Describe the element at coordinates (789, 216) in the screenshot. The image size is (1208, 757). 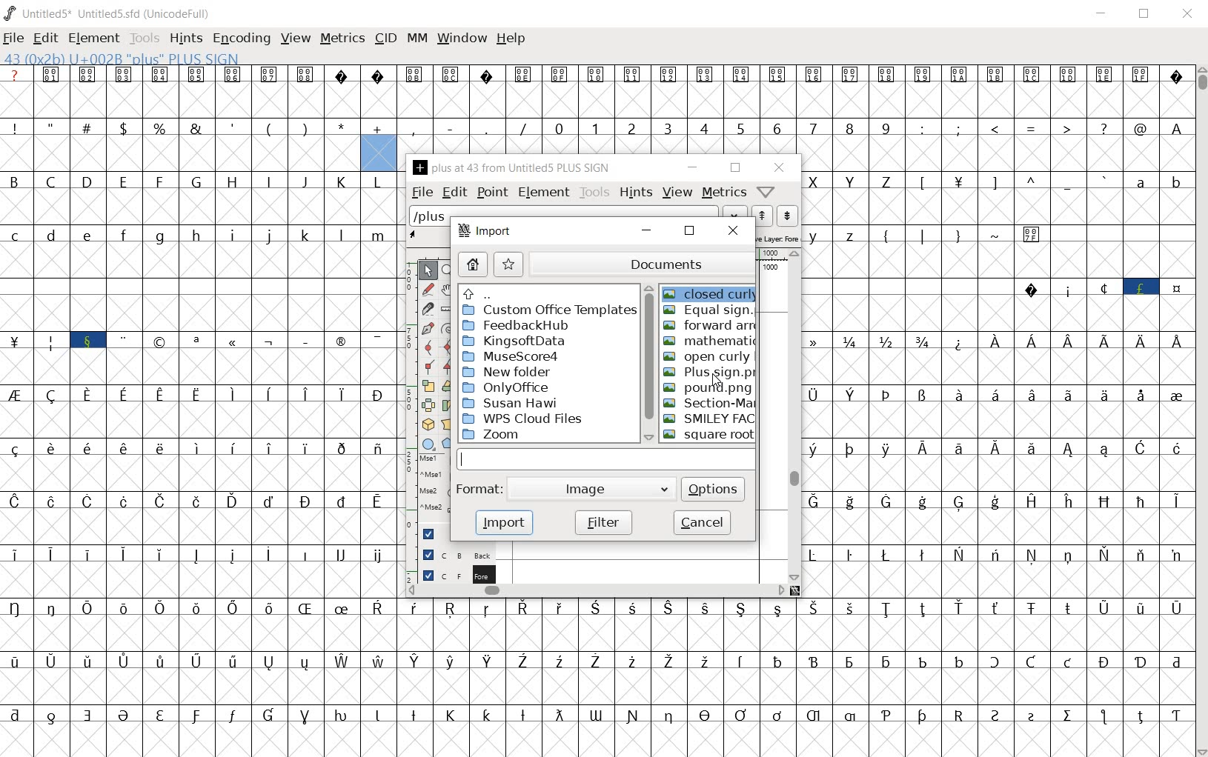
I see `show the previous word on the list` at that location.